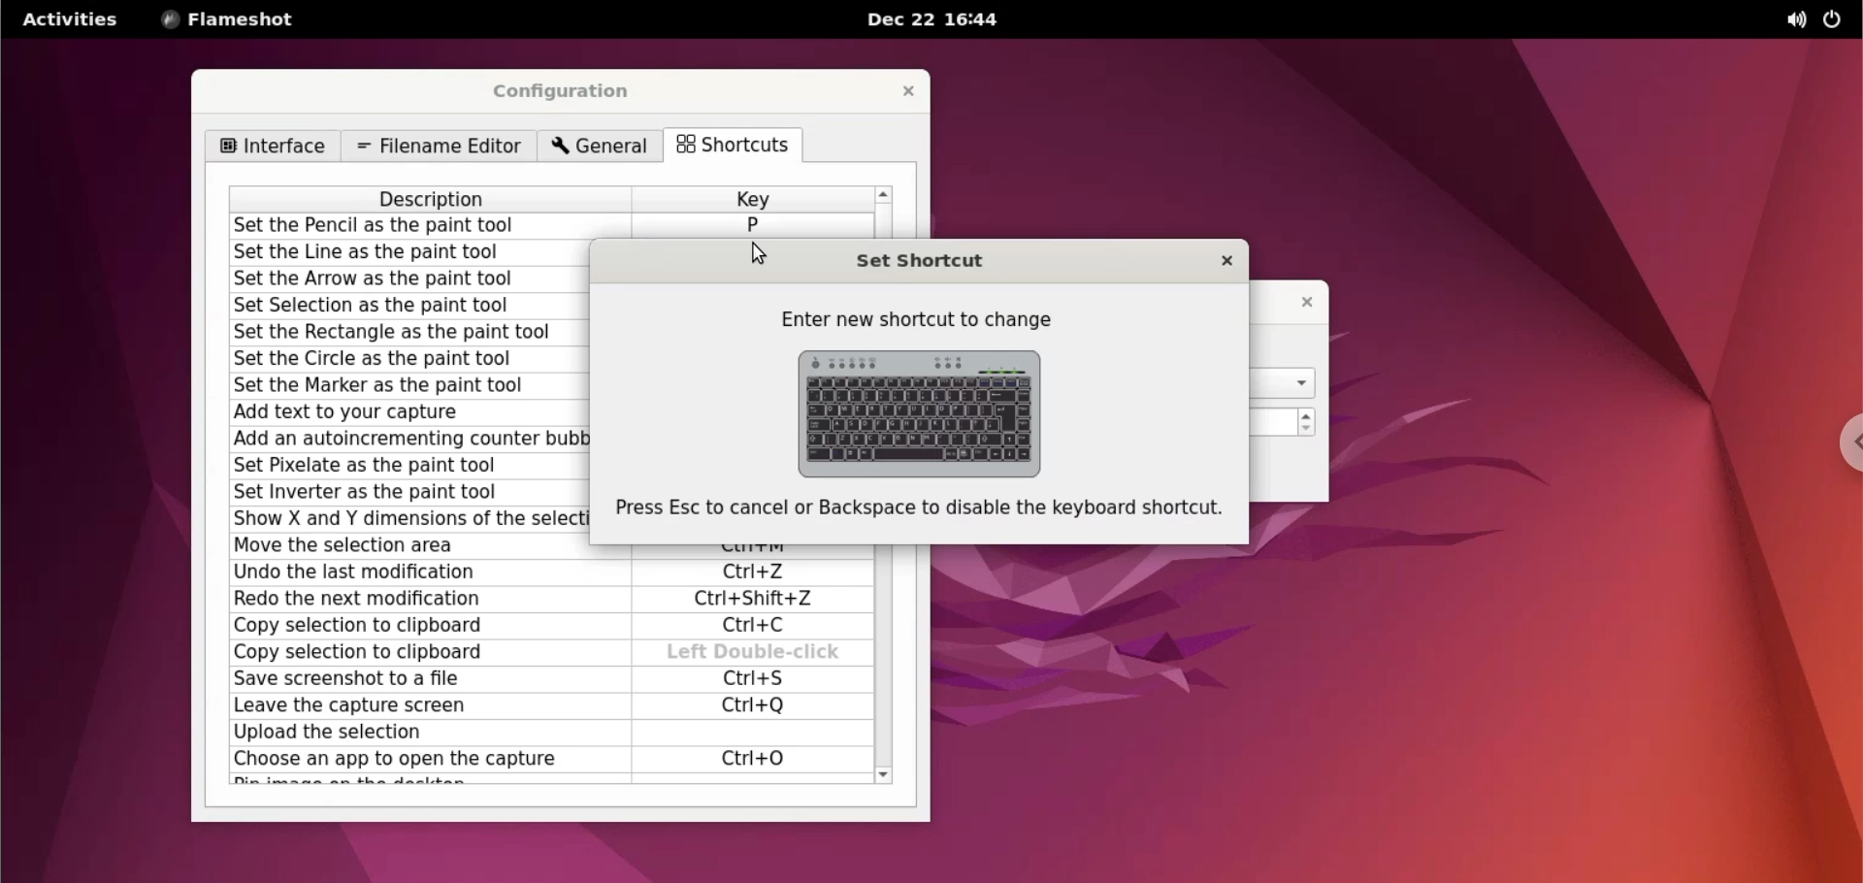 The height and width of the screenshot is (883, 1863). What do you see at coordinates (421, 680) in the screenshot?
I see `save screenshot to a file` at bounding box center [421, 680].